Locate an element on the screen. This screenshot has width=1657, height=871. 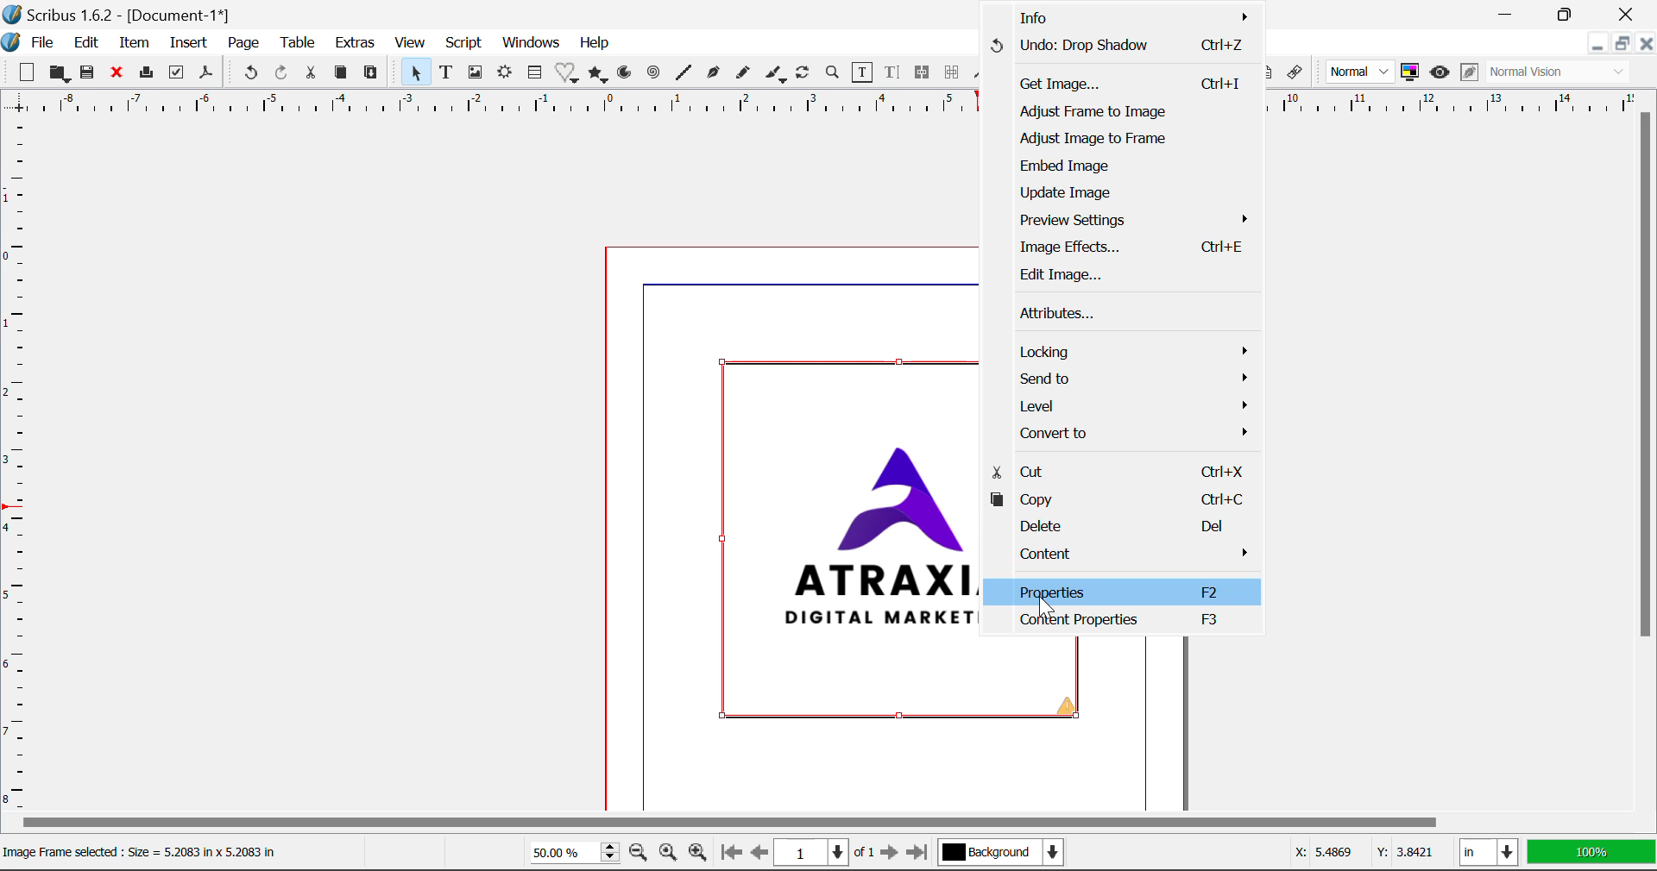
Discard is located at coordinates (119, 75).